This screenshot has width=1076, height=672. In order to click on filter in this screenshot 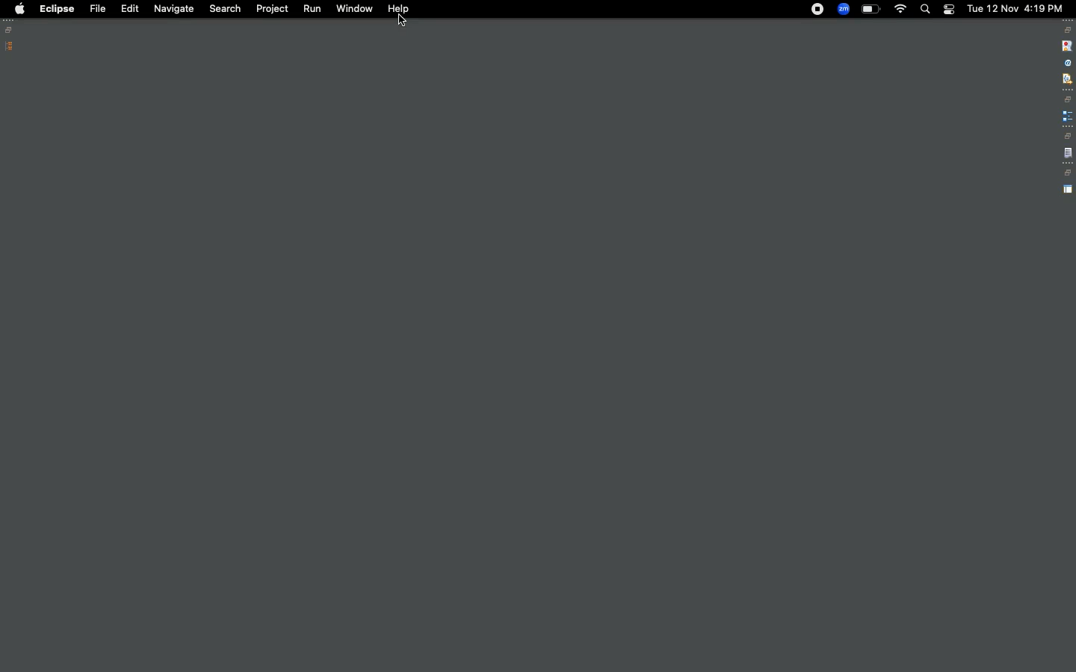, I will do `click(1066, 78)`.